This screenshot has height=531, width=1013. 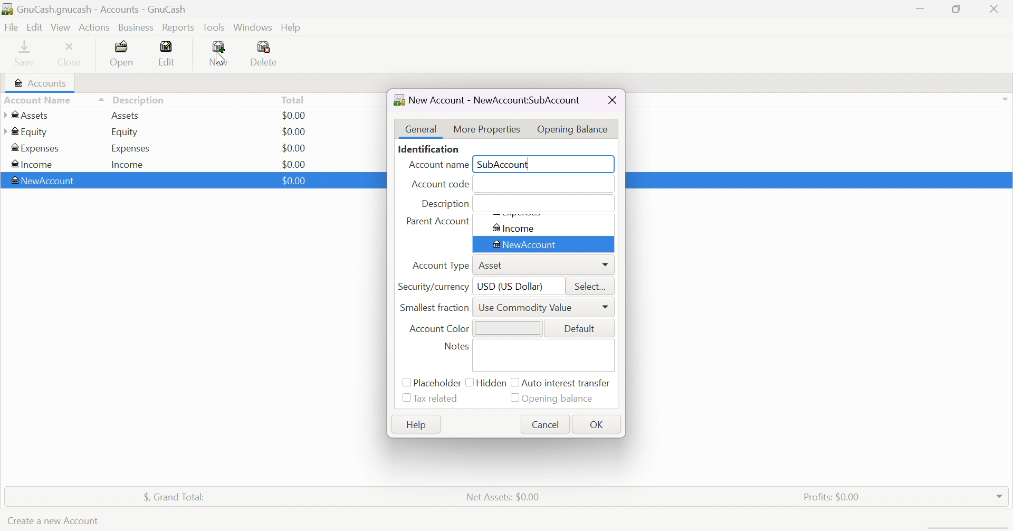 I want to click on Checkbox, so click(x=514, y=397).